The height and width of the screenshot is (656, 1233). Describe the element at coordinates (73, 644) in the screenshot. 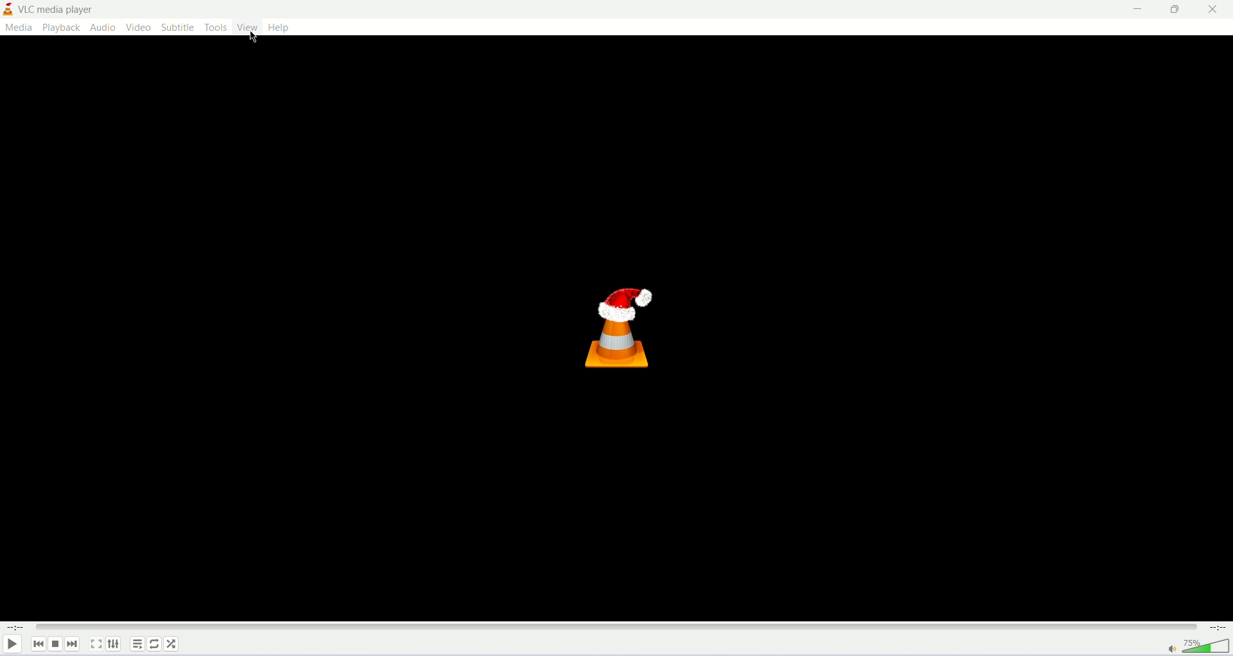

I see `next` at that location.